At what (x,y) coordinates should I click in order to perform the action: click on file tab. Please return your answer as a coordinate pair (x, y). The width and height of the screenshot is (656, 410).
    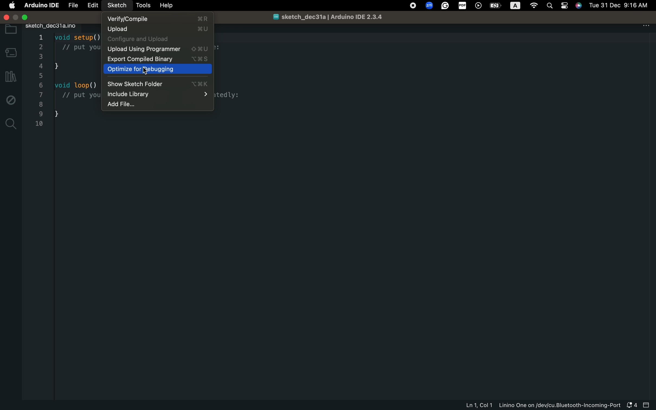
    Looking at the image, I should click on (62, 27).